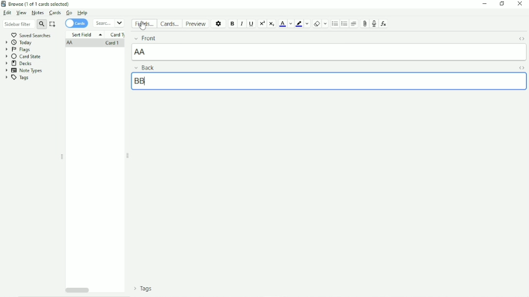 Image resolution: width=529 pixels, height=297 pixels. I want to click on Sidebar filter, so click(25, 24).